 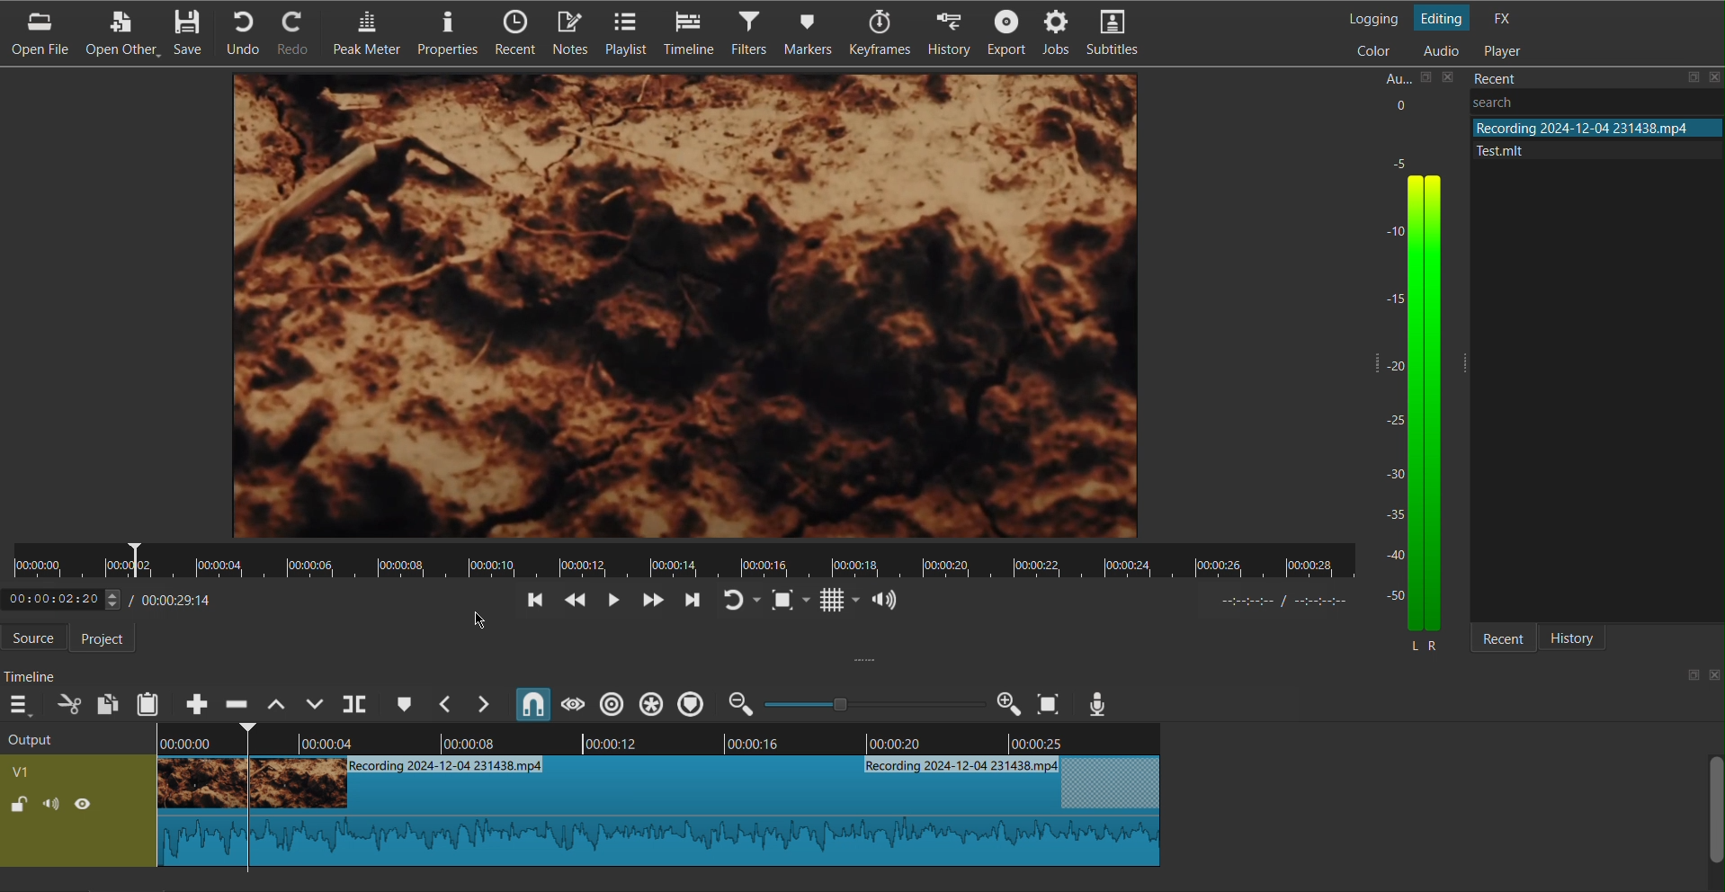 I want to click on Ripple all tracks, so click(x=649, y=703).